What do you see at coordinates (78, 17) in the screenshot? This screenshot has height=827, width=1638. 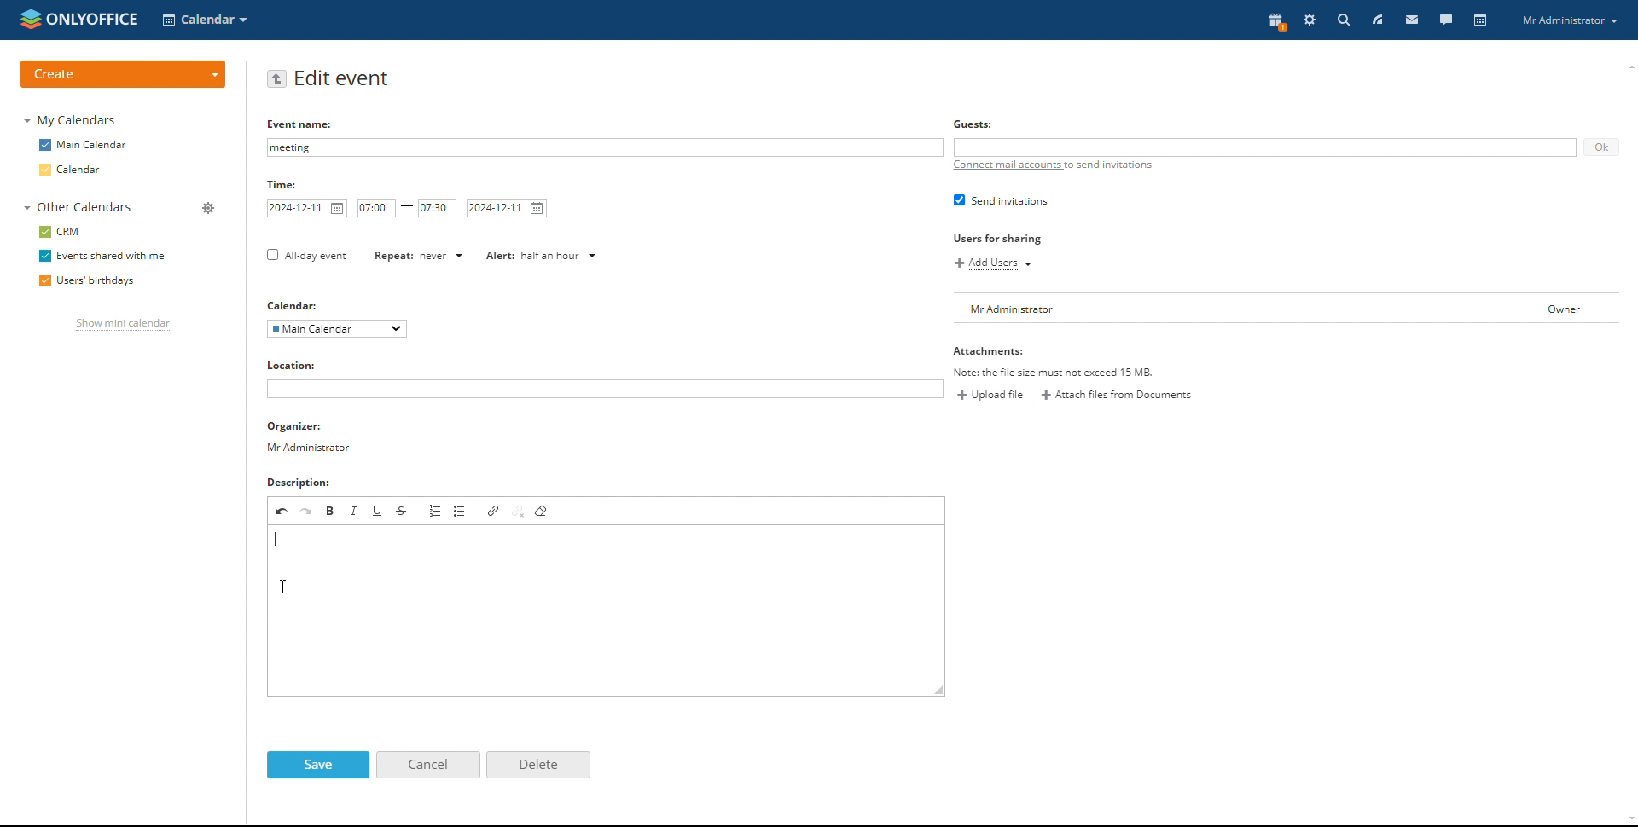 I see `logo` at bounding box center [78, 17].